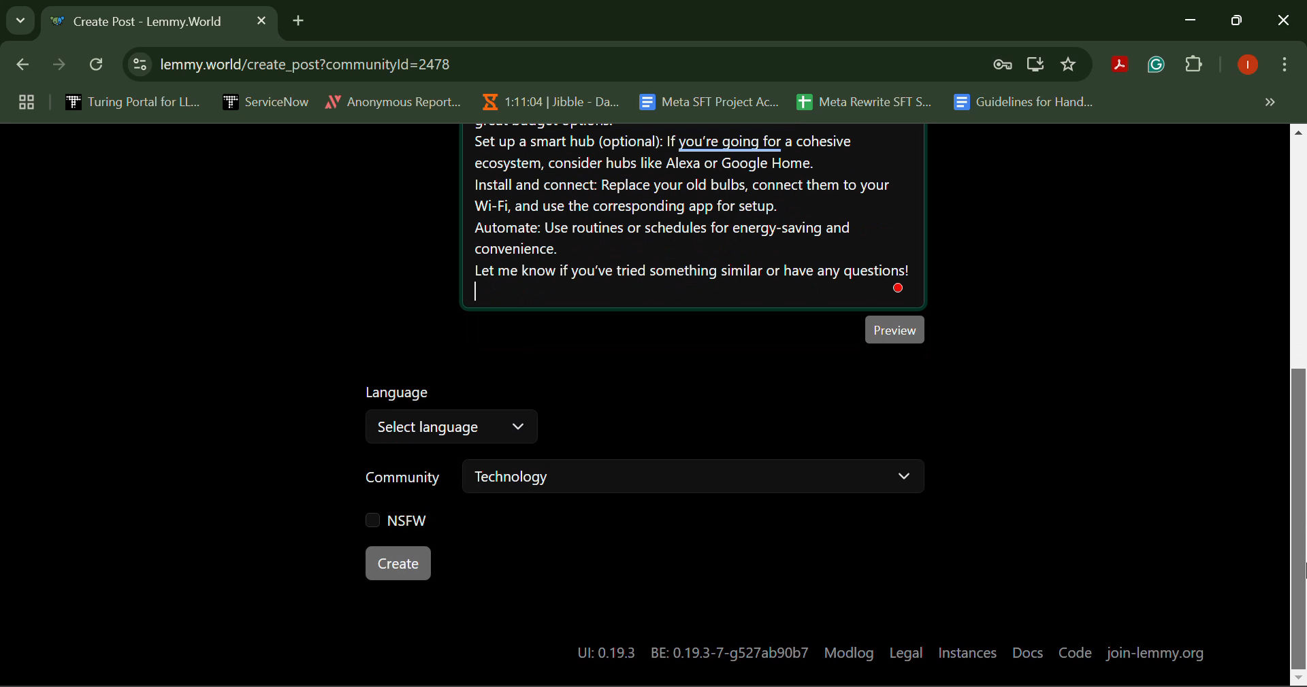 This screenshot has height=687, width=1307. What do you see at coordinates (641, 477) in the screenshot?
I see `Community Selector Bar` at bounding box center [641, 477].